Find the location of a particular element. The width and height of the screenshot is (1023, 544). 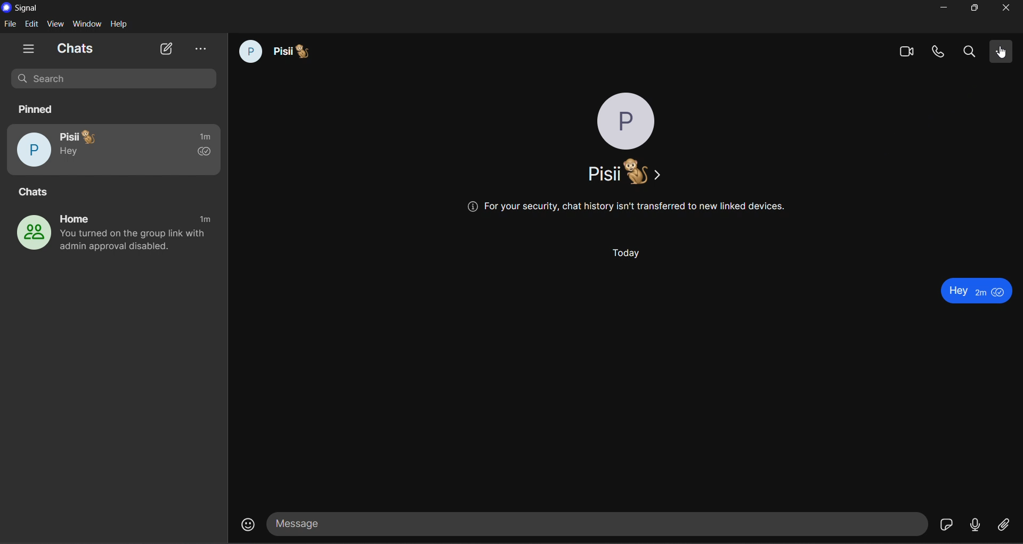

view is located at coordinates (56, 24).